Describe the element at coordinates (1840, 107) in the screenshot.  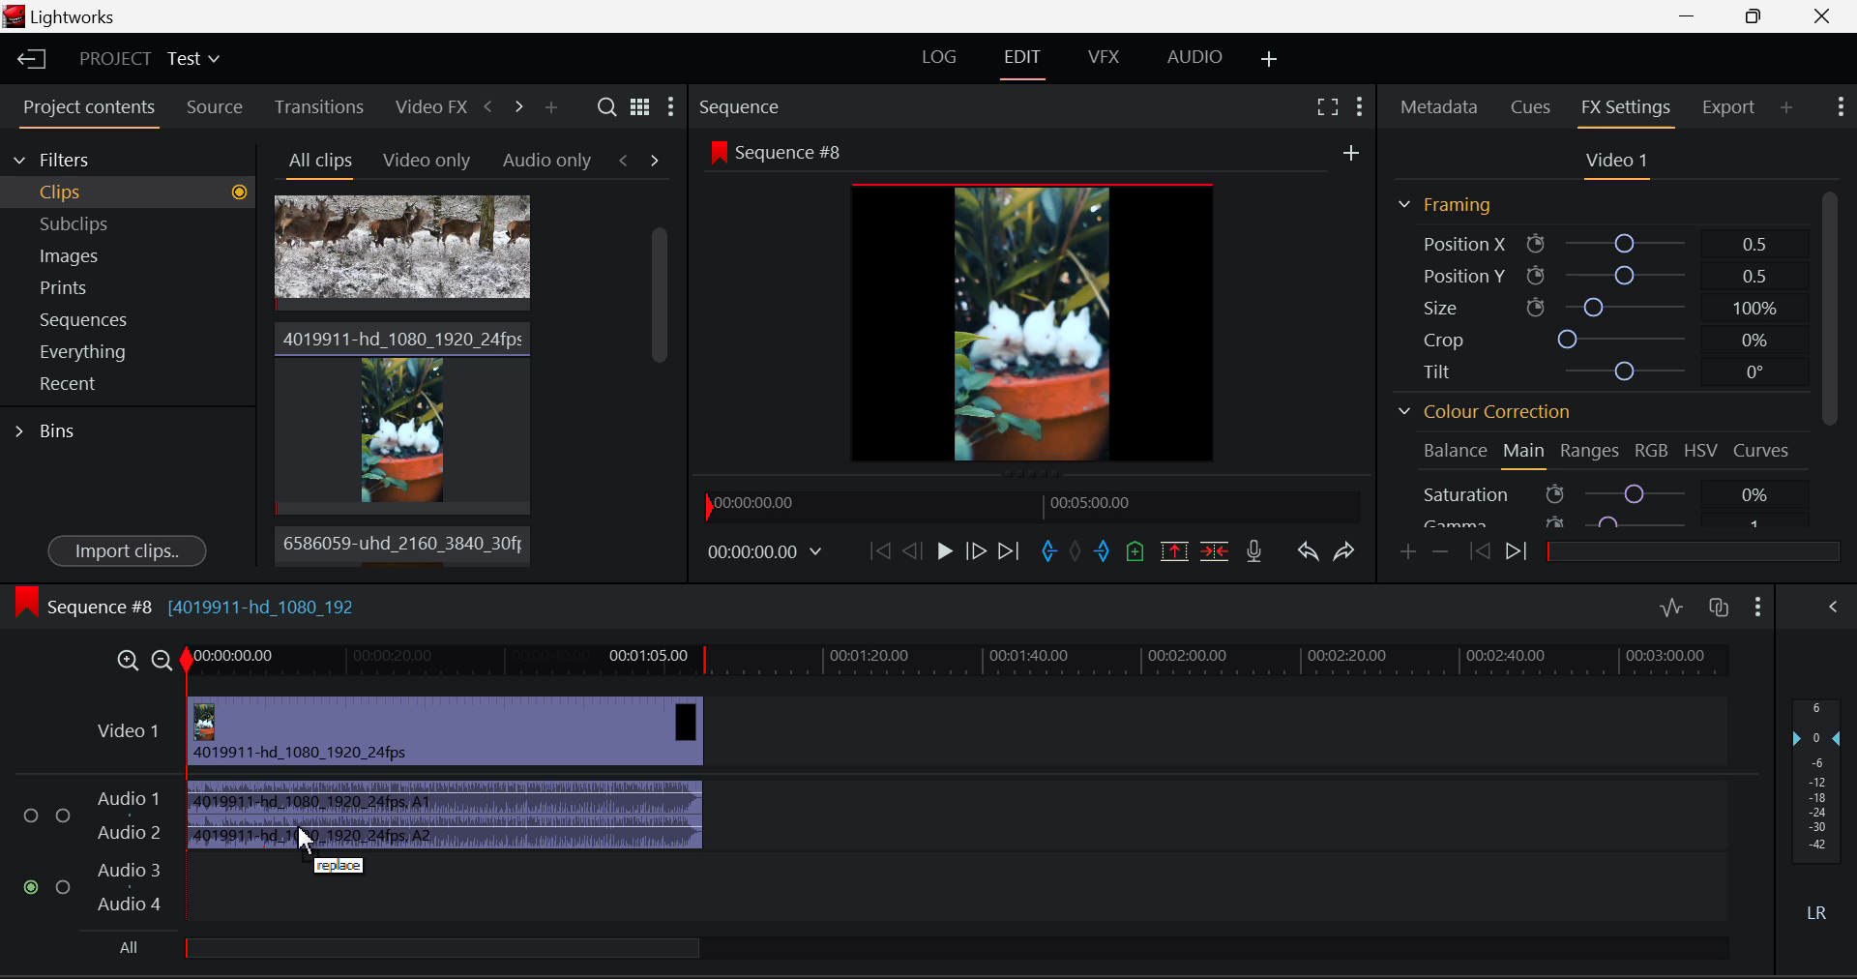
I see `Show Settings` at that location.